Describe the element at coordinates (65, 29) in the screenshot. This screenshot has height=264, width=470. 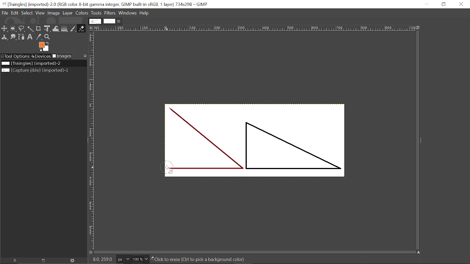
I see `Gradient tool` at that location.